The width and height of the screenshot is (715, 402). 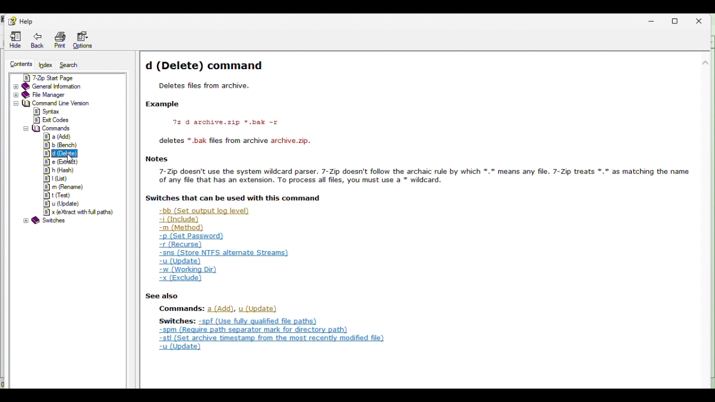 What do you see at coordinates (21, 21) in the screenshot?
I see `help` at bounding box center [21, 21].